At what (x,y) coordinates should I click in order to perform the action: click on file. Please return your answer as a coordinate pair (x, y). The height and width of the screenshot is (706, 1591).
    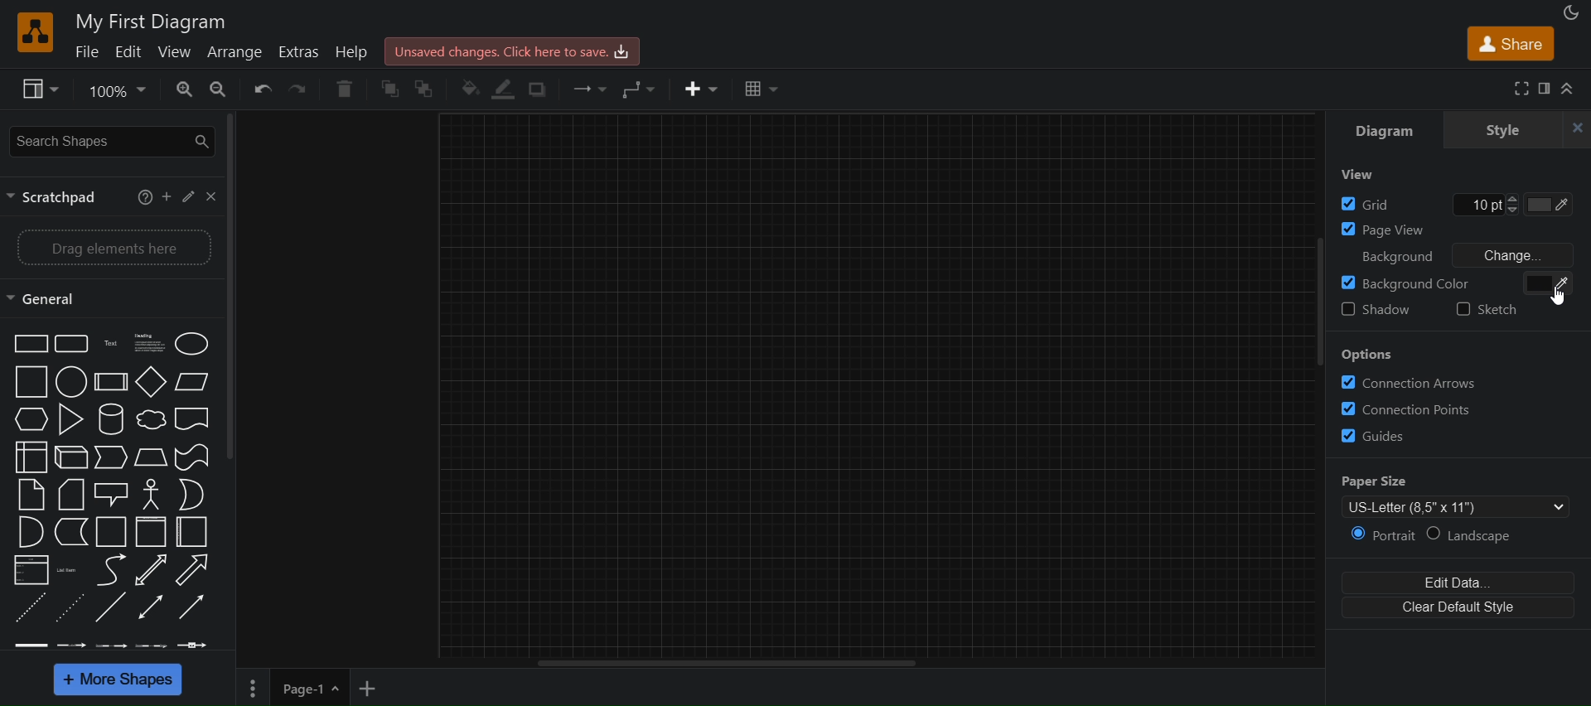
    Looking at the image, I should click on (88, 54).